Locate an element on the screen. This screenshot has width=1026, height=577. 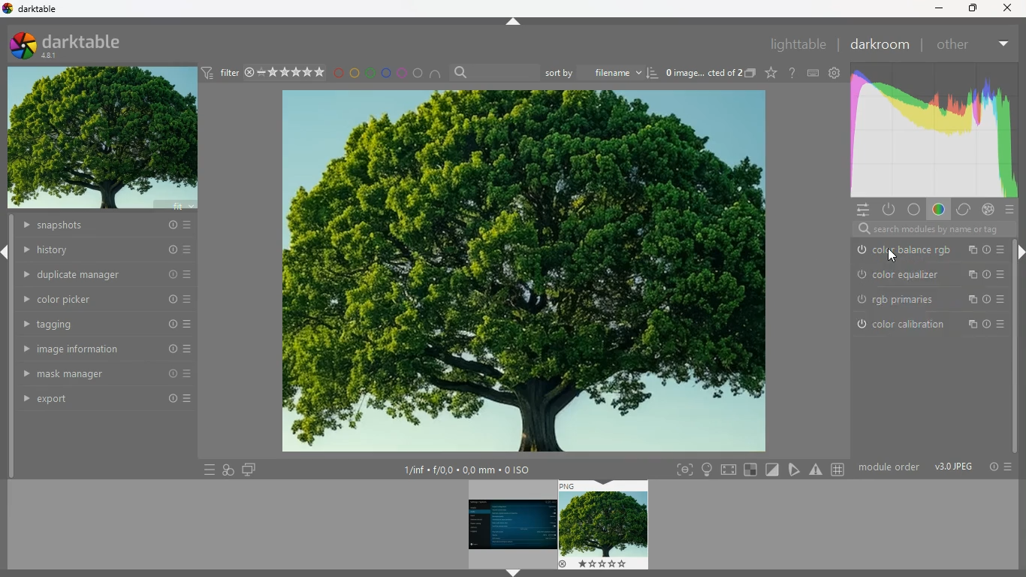
gradient is located at coordinates (931, 131).